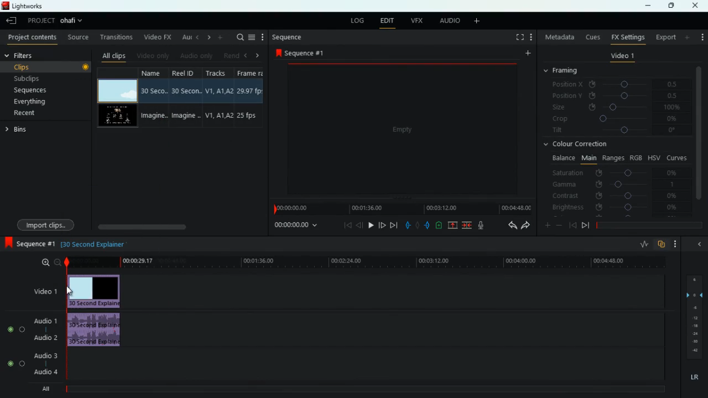 The image size is (708, 398). What do you see at coordinates (253, 36) in the screenshot?
I see `menu` at bounding box center [253, 36].